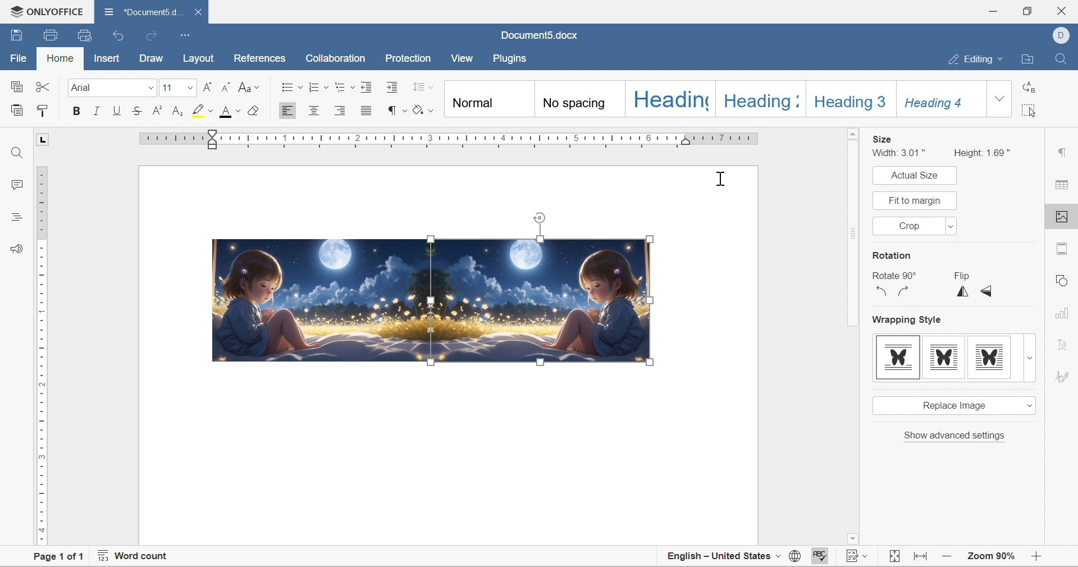  Describe the element at coordinates (795, 556) in the screenshot. I see `set document language` at that location.